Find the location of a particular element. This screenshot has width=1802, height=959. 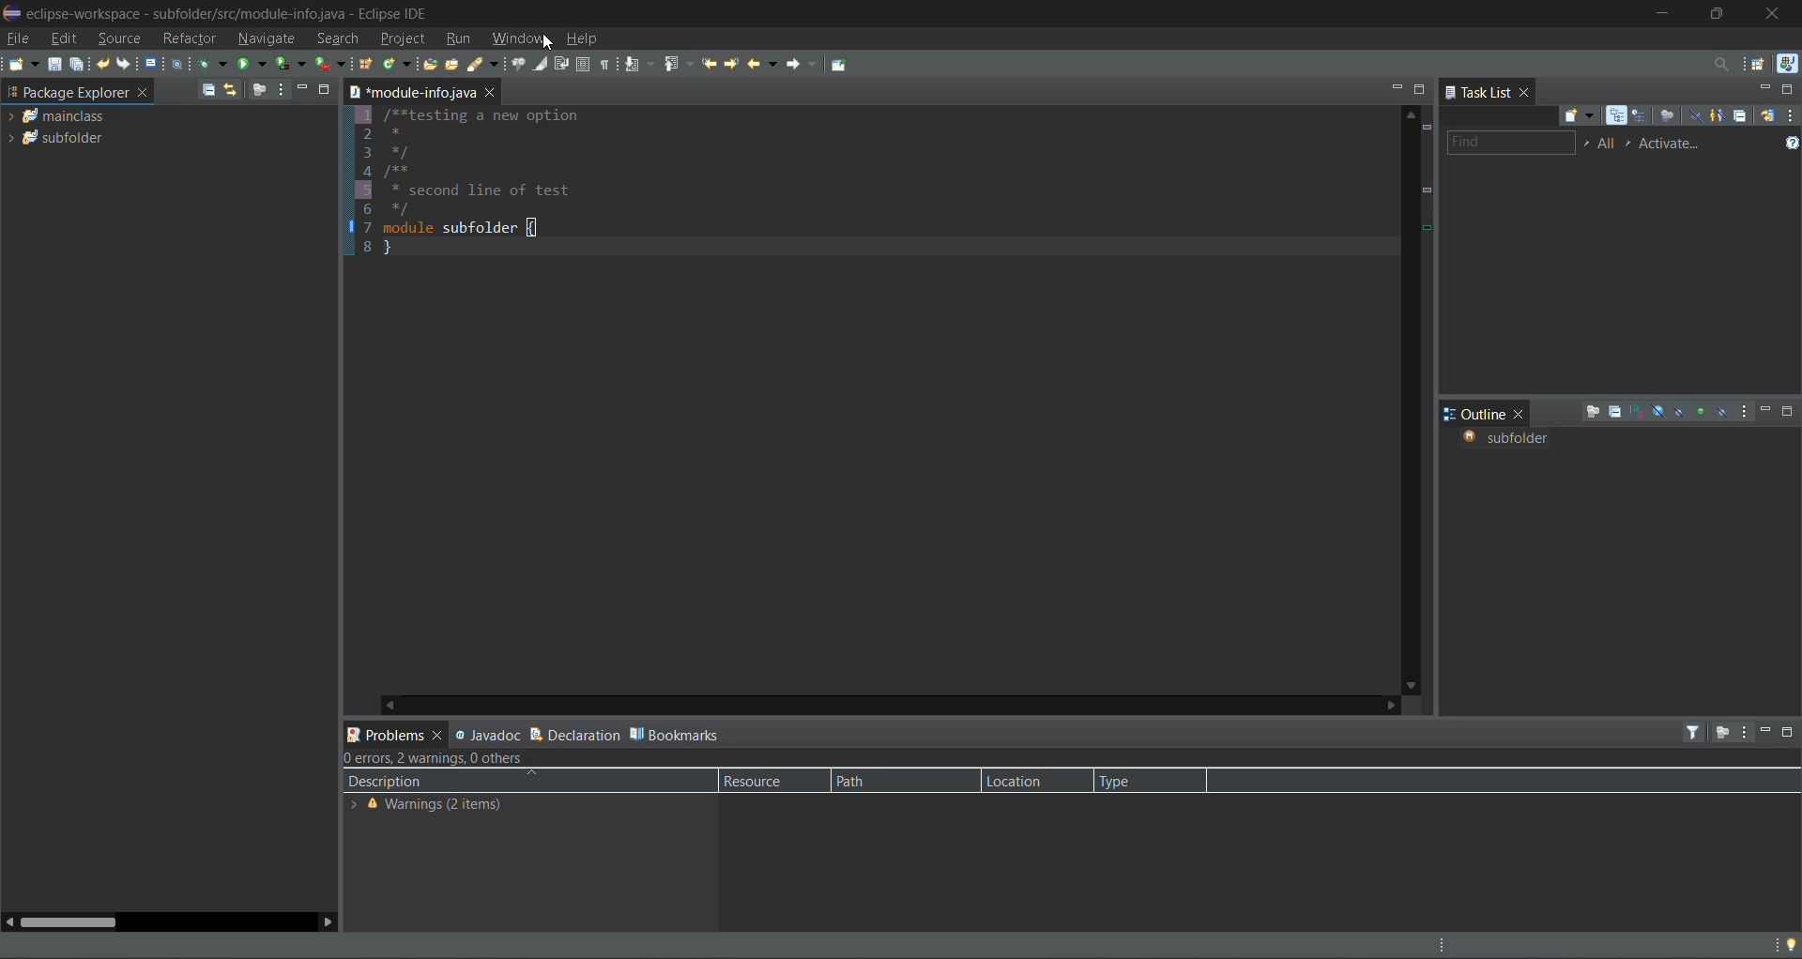

horizontal scroll bar is located at coordinates (74, 921).